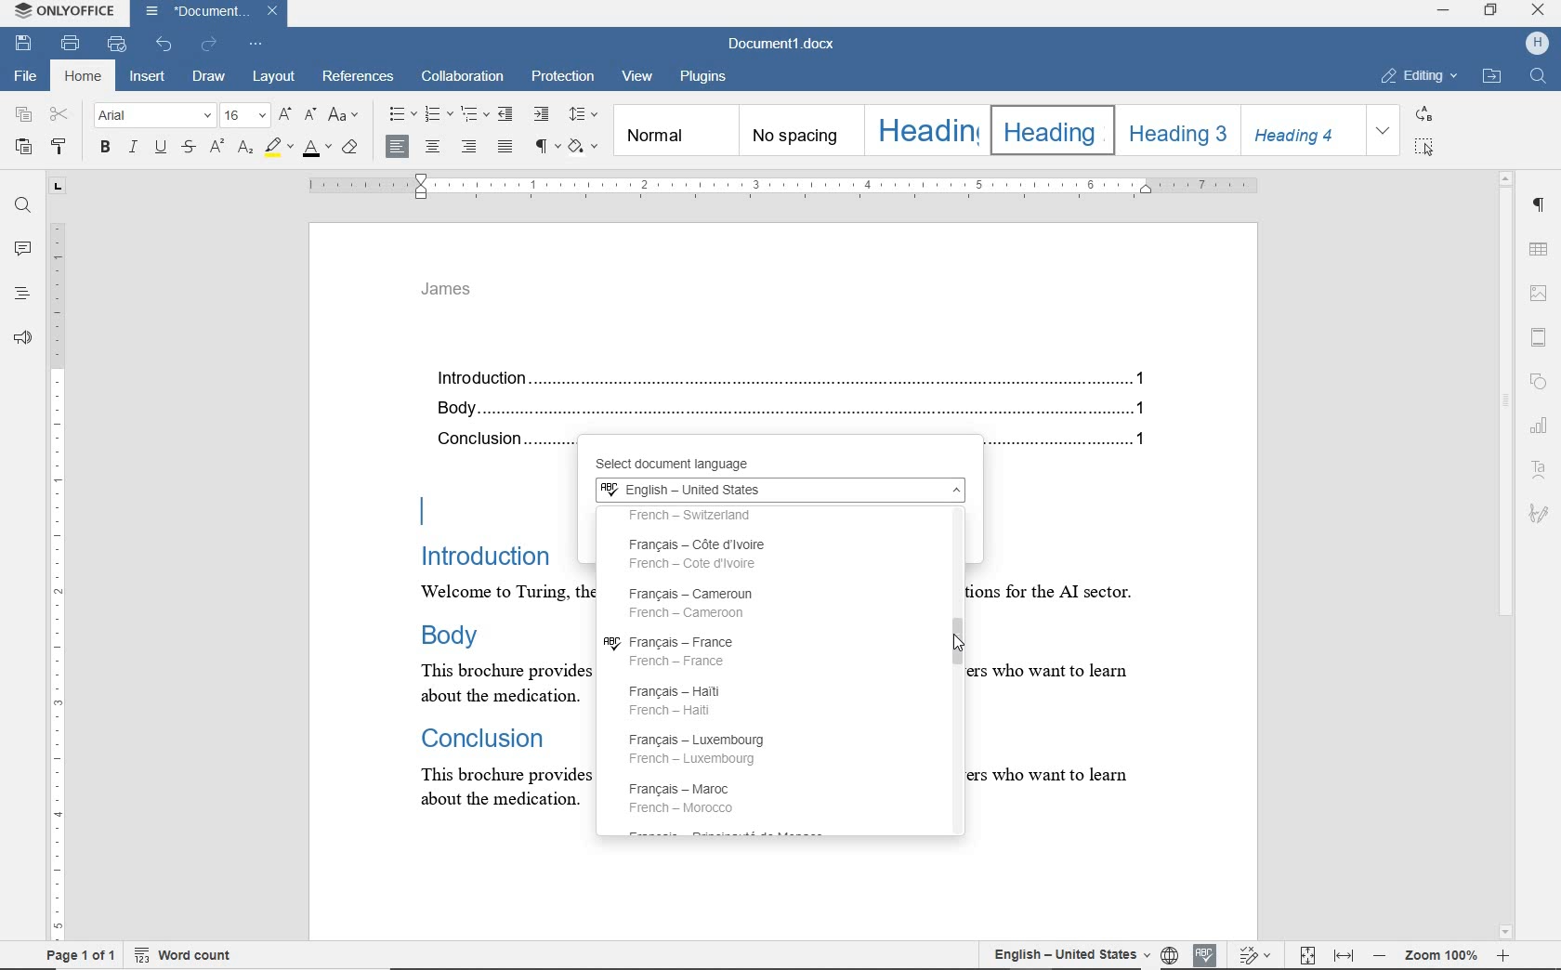 The image size is (1561, 970). Describe the element at coordinates (78, 957) in the screenshot. I see `page 1 of 1` at that location.